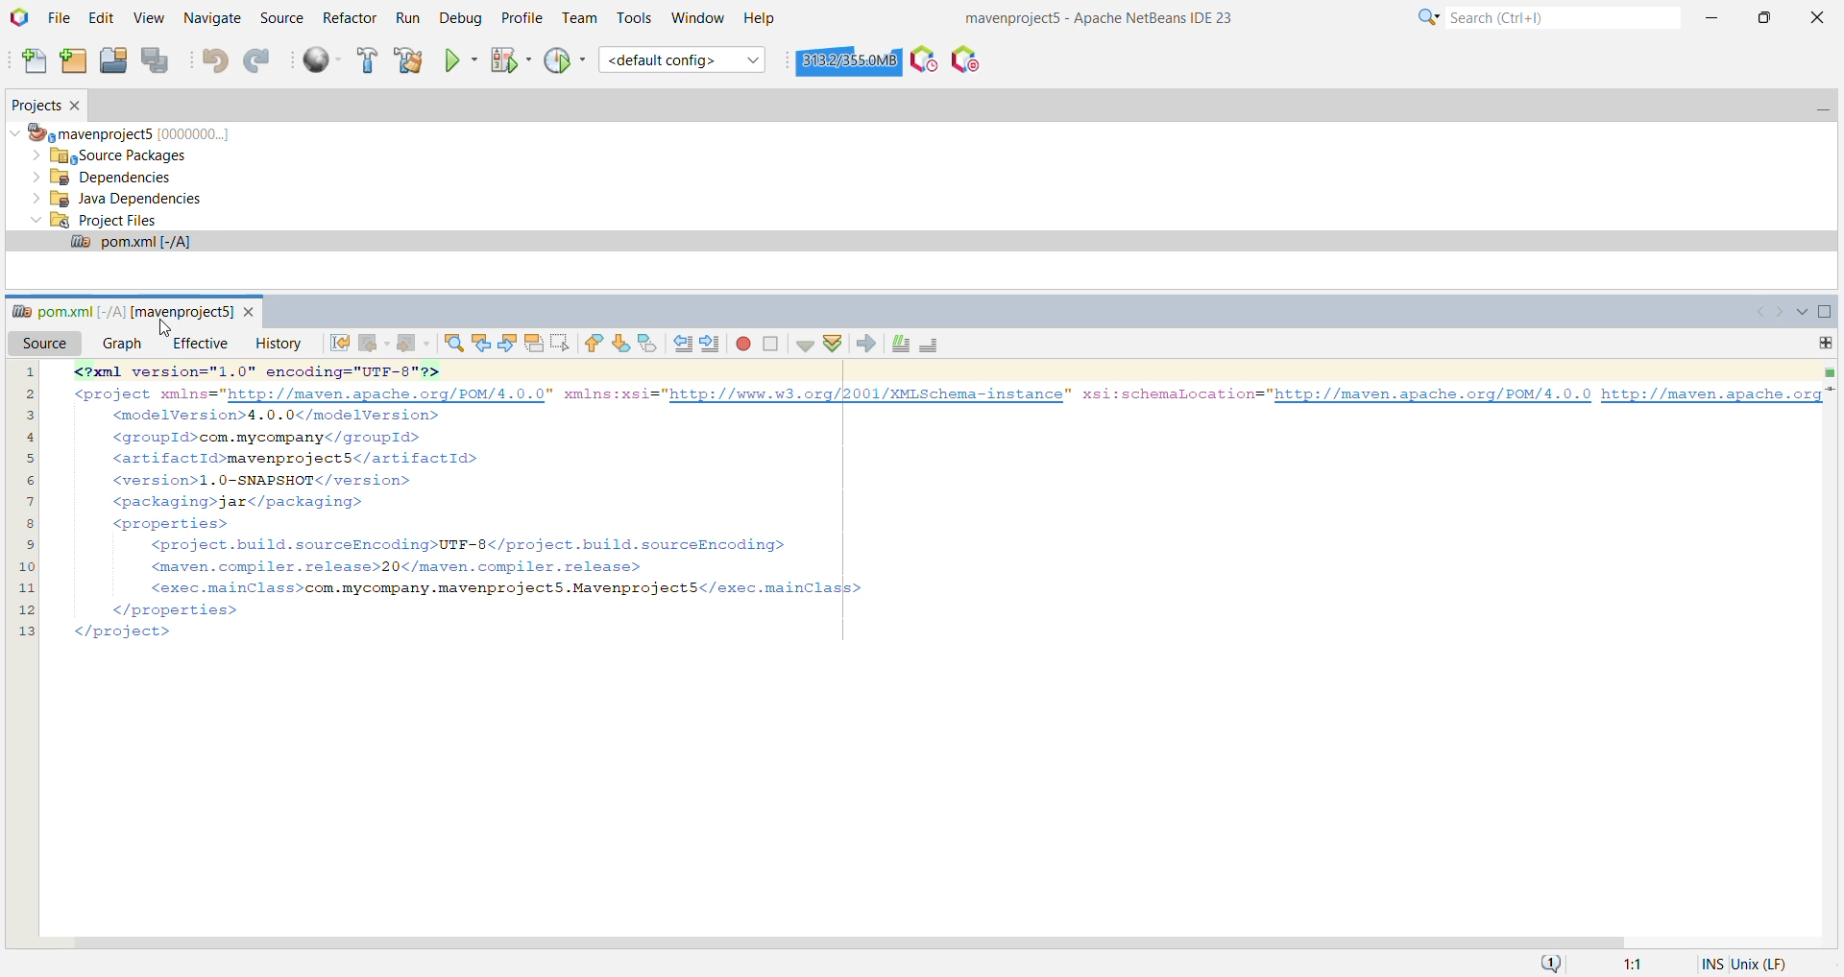 This screenshot has height=977, width=1844. Describe the element at coordinates (27, 585) in the screenshot. I see `11` at that location.